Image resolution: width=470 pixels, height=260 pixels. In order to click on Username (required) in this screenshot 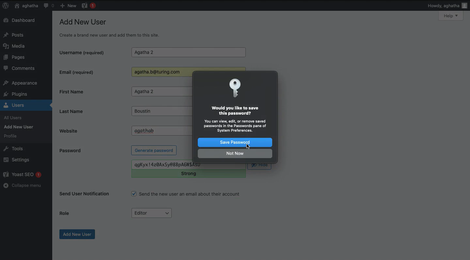, I will do `click(88, 52)`.